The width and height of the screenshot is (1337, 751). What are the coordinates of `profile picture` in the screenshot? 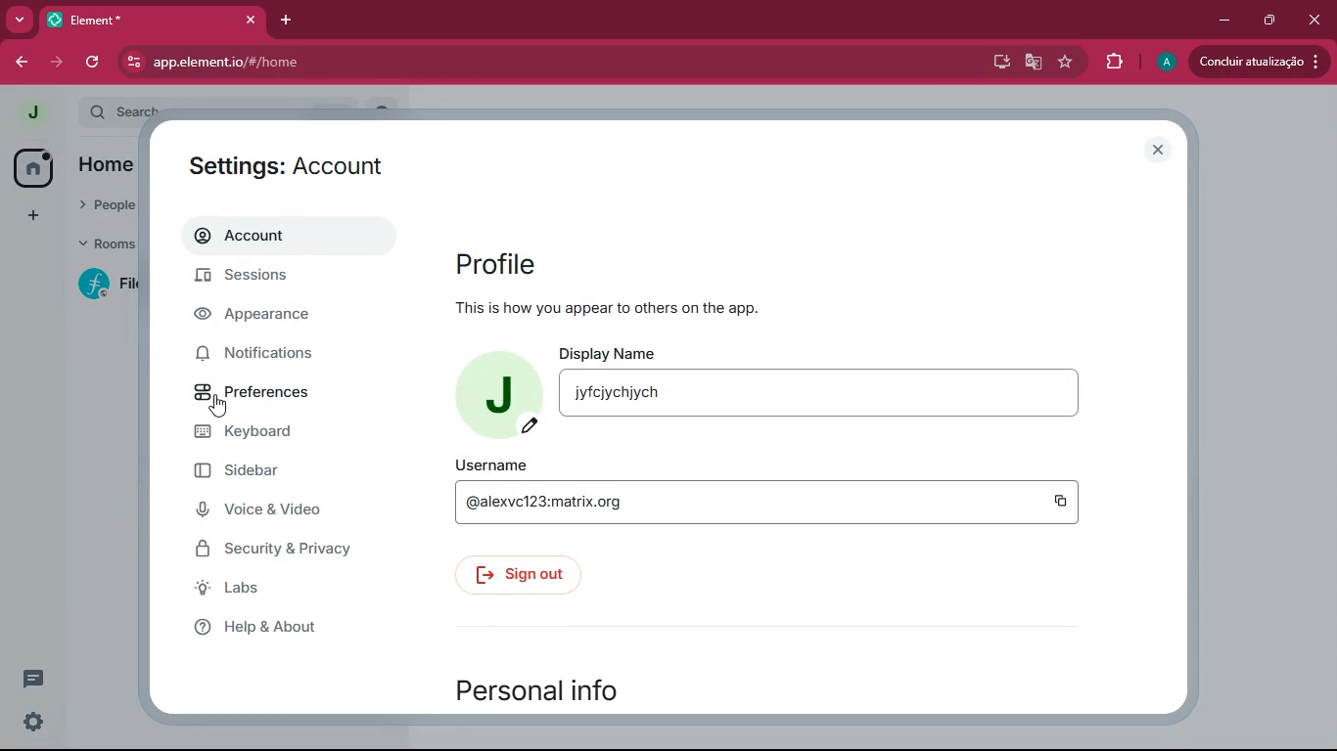 It's located at (496, 397).